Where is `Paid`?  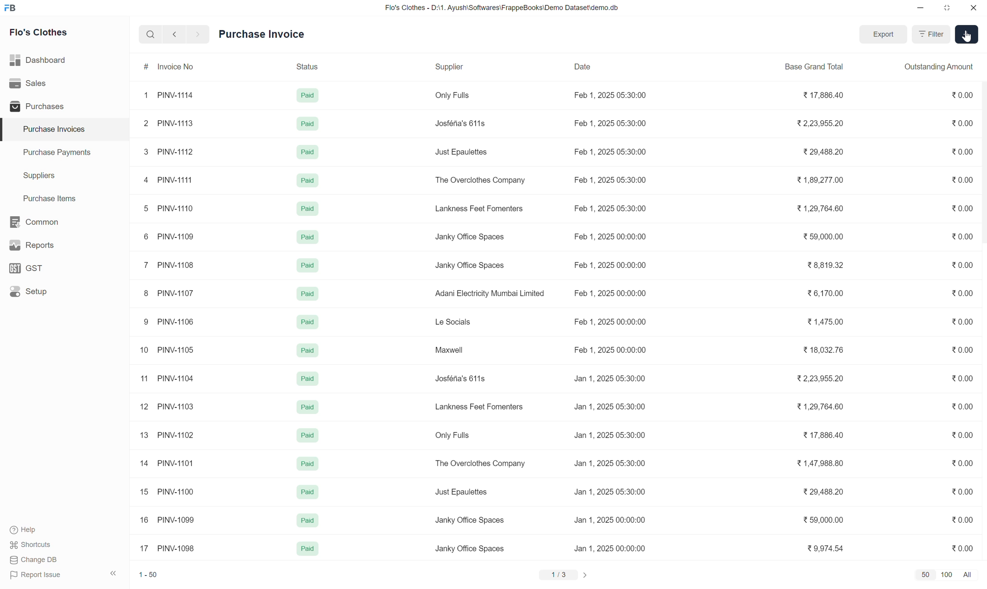
Paid is located at coordinates (308, 96).